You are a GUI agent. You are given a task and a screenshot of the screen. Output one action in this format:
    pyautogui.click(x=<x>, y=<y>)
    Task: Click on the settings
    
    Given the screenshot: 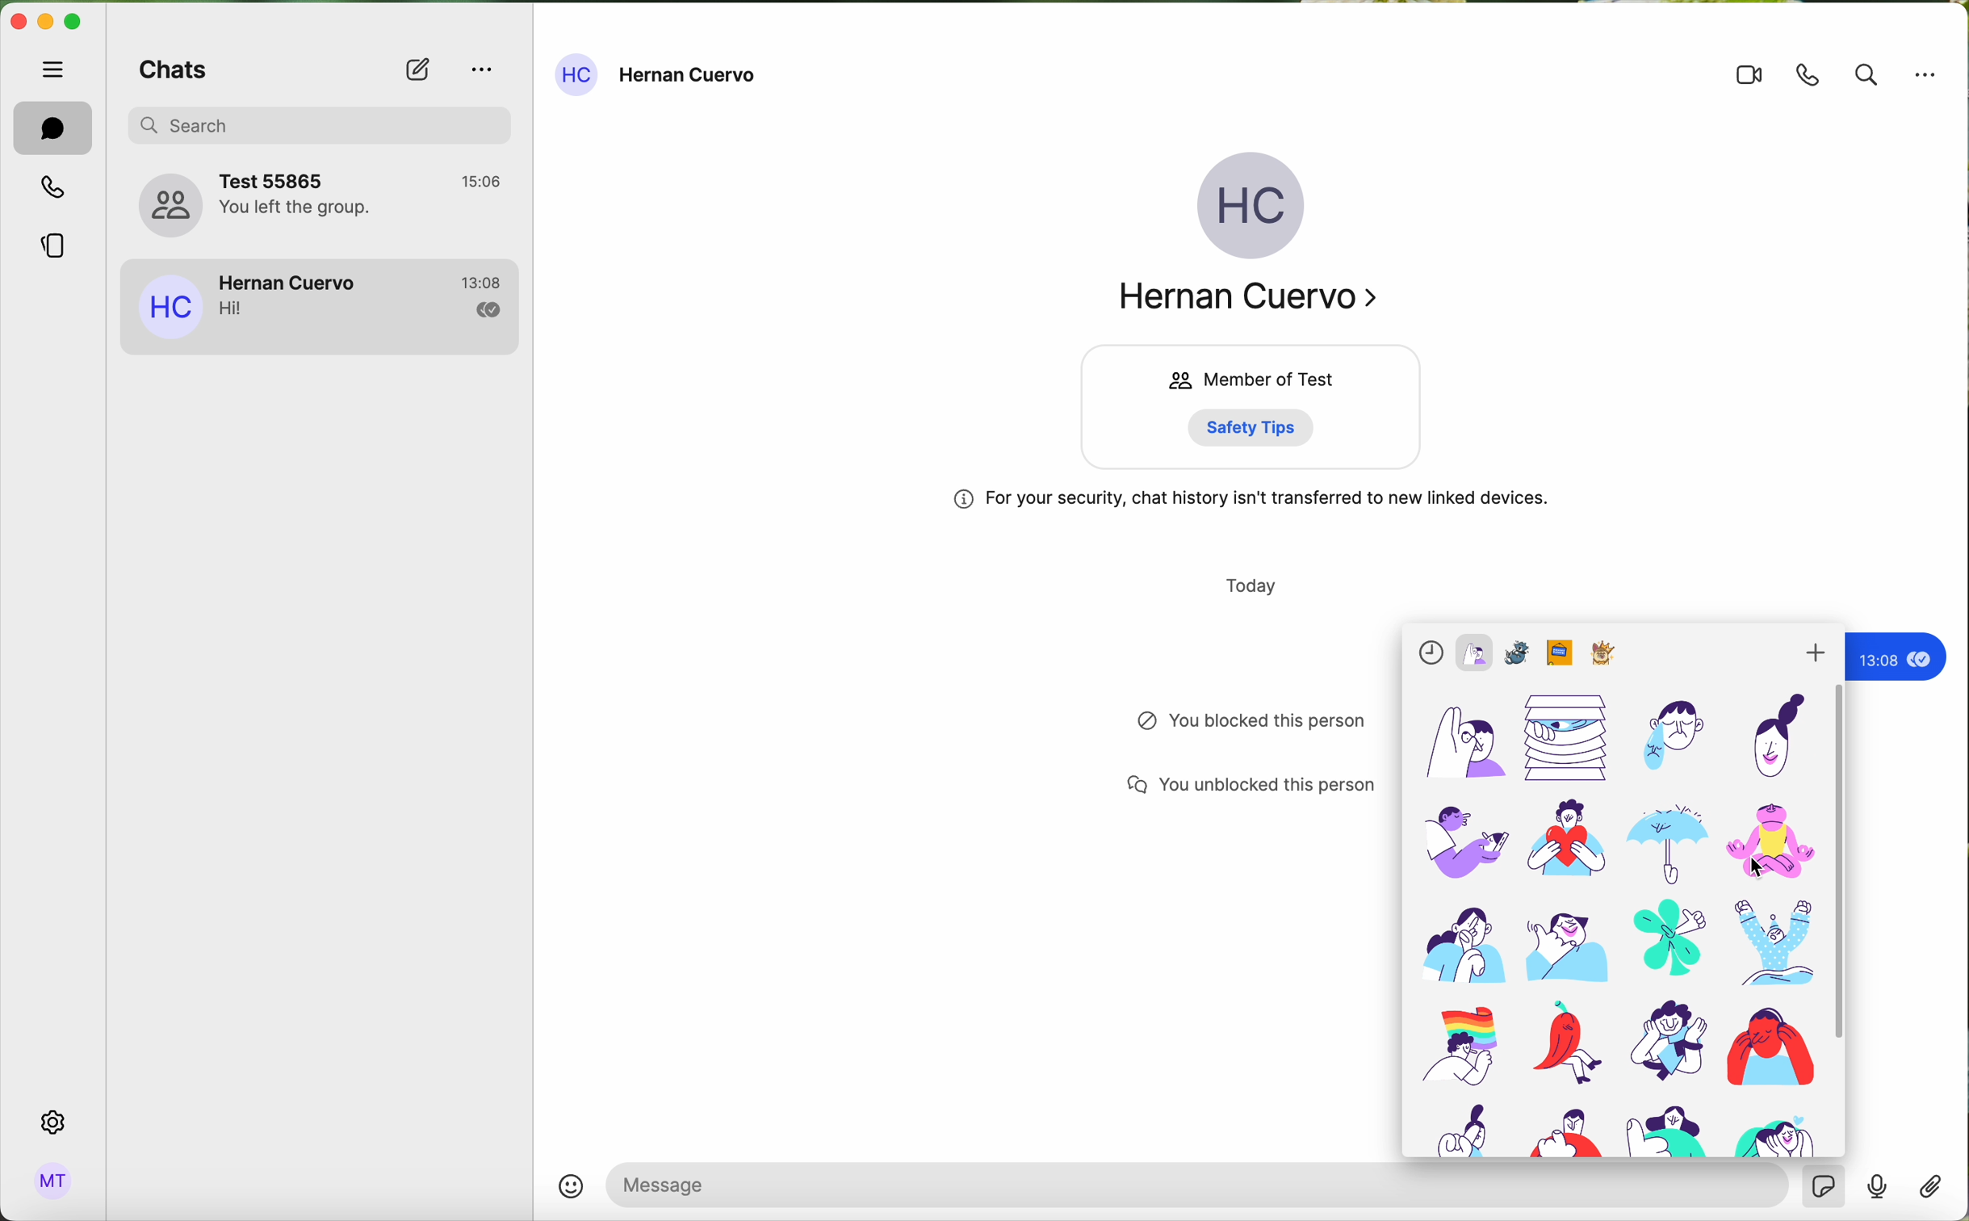 What is the action you would take?
    pyautogui.click(x=55, y=1122)
    